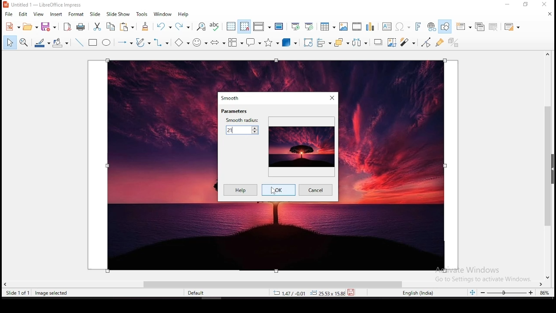 This screenshot has height=313, width=556. Describe the element at coordinates (407, 42) in the screenshot. I see `filter` at that location.